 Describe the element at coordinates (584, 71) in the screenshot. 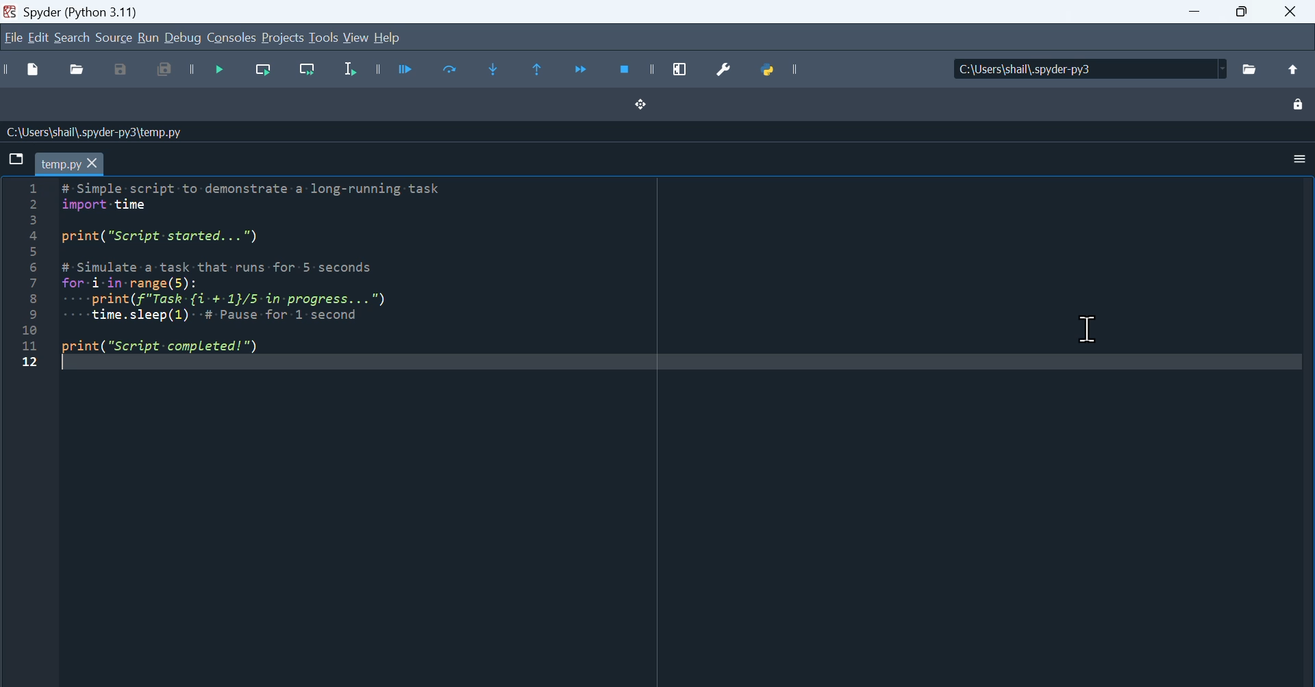

I see `Continue execution until next function` at that location.